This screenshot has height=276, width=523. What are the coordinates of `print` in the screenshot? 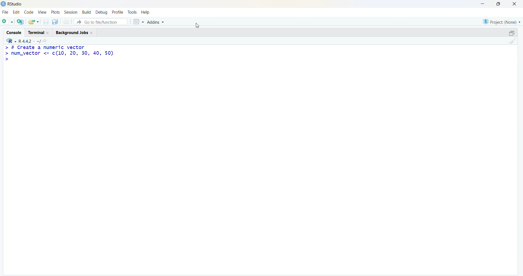 It's located at (66, 21).